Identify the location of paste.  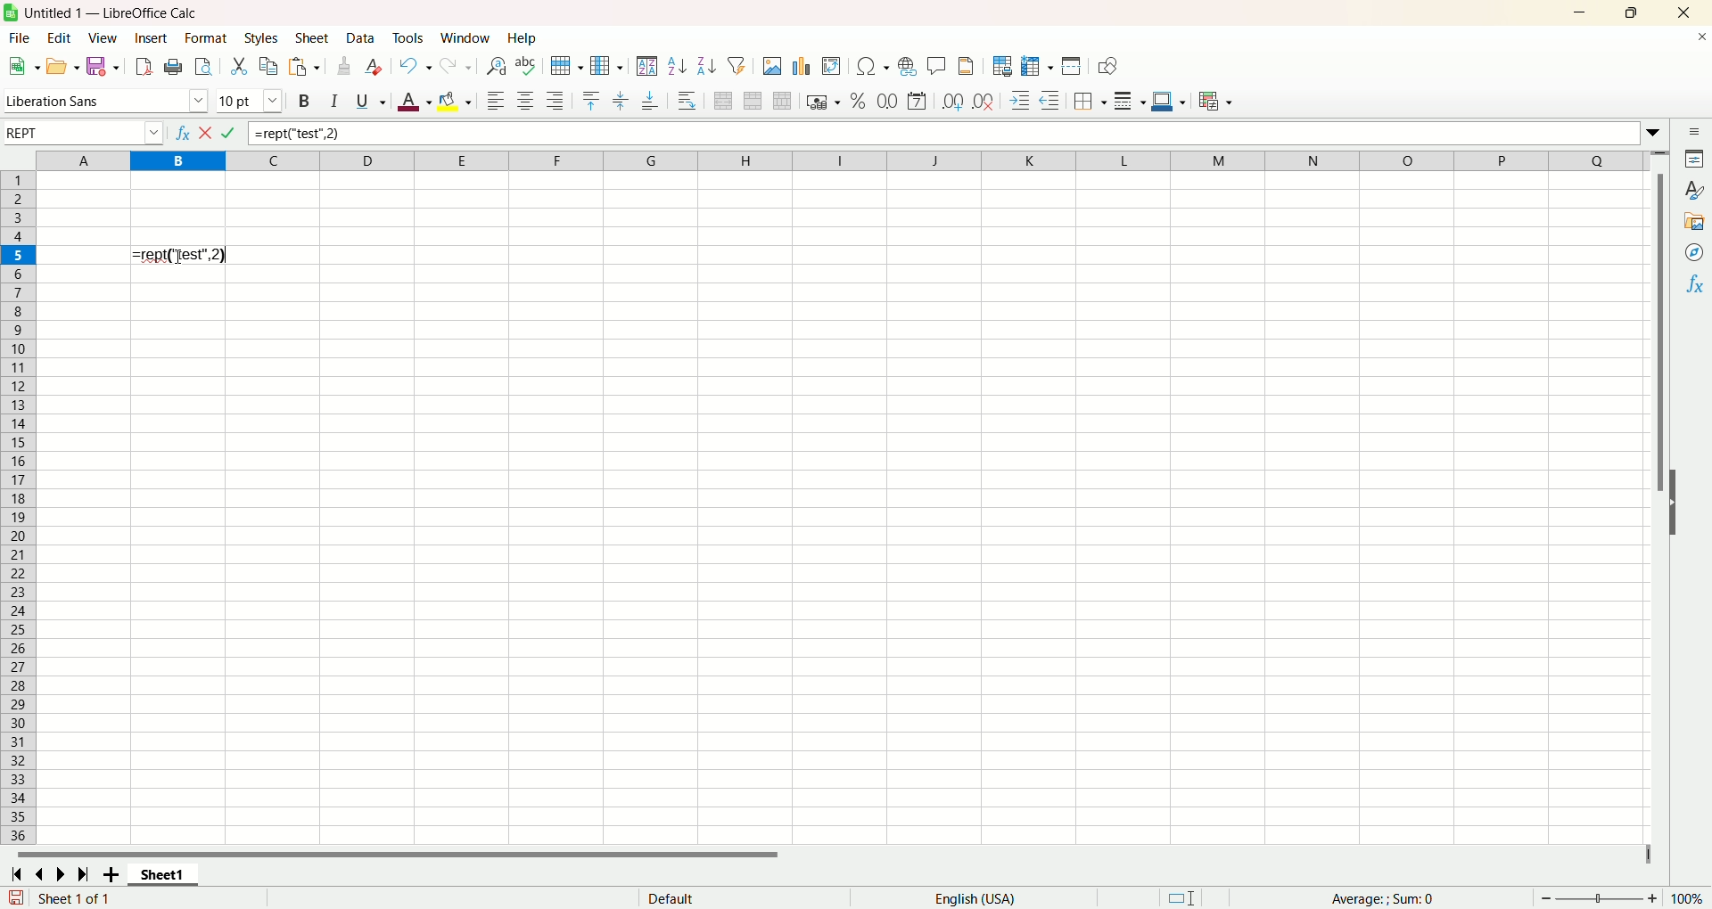
(305, 67).